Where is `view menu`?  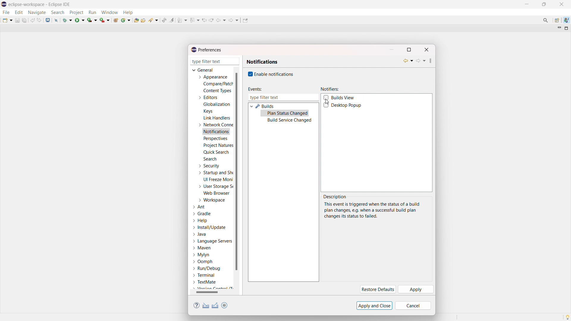
view menu is located at coordinates (431, 62).